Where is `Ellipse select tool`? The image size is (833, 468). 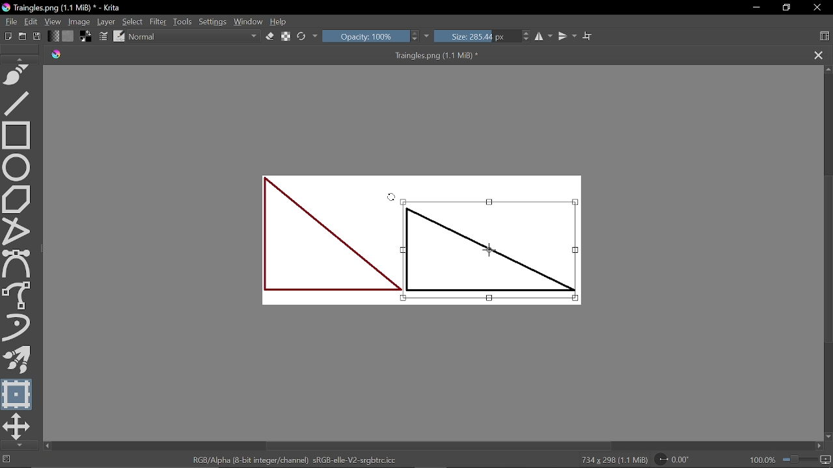
Ellipse select tool is located at coordinates (19, 166).